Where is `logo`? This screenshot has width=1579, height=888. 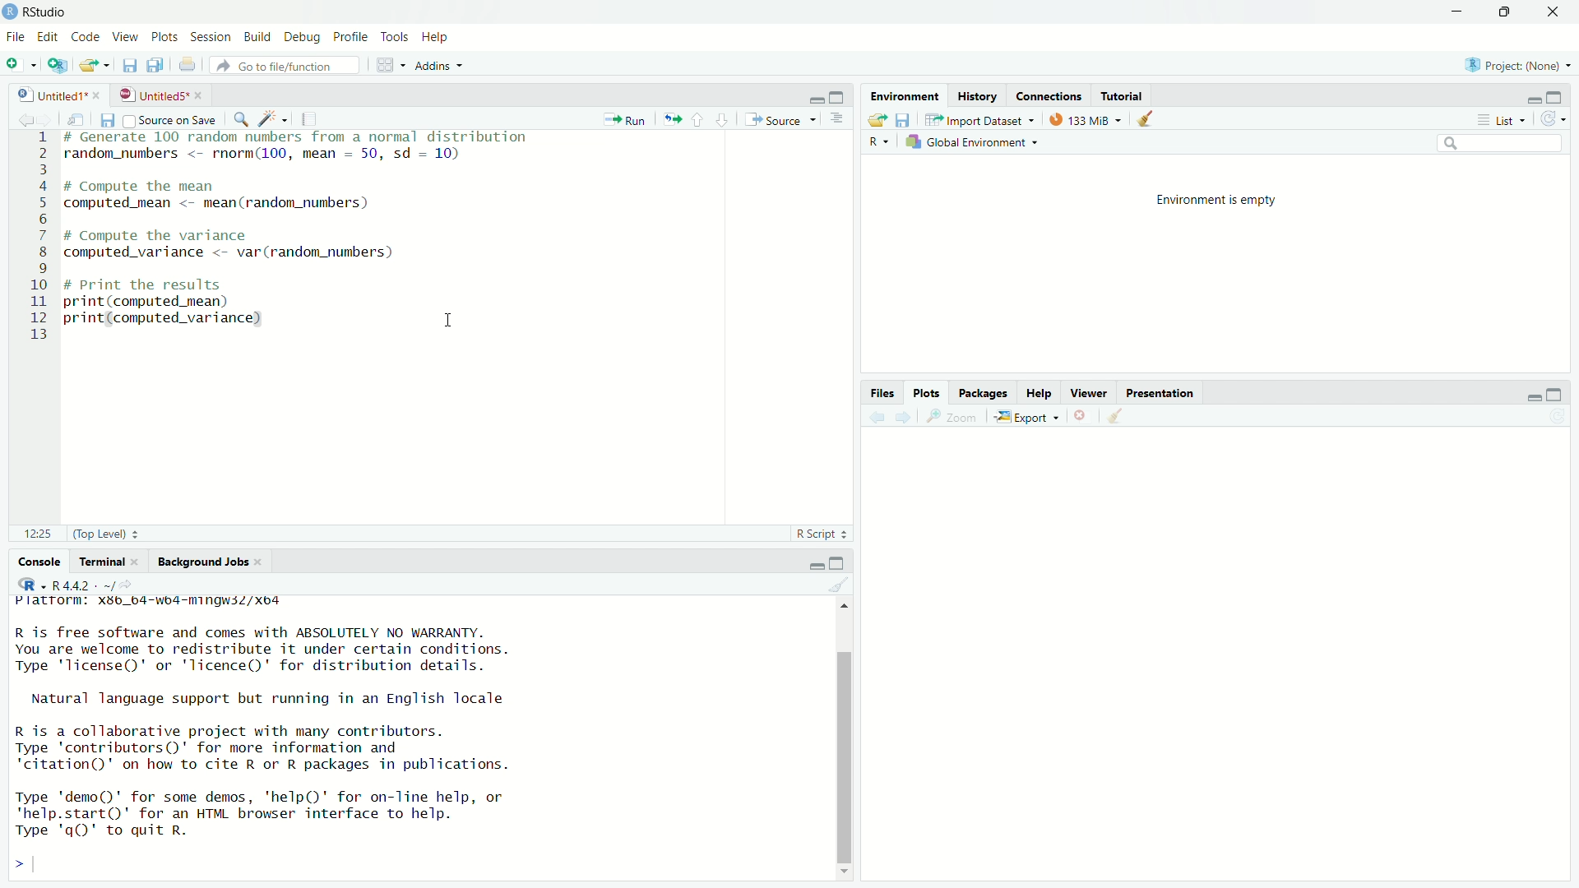
logo is located at coordinates (10, 12).